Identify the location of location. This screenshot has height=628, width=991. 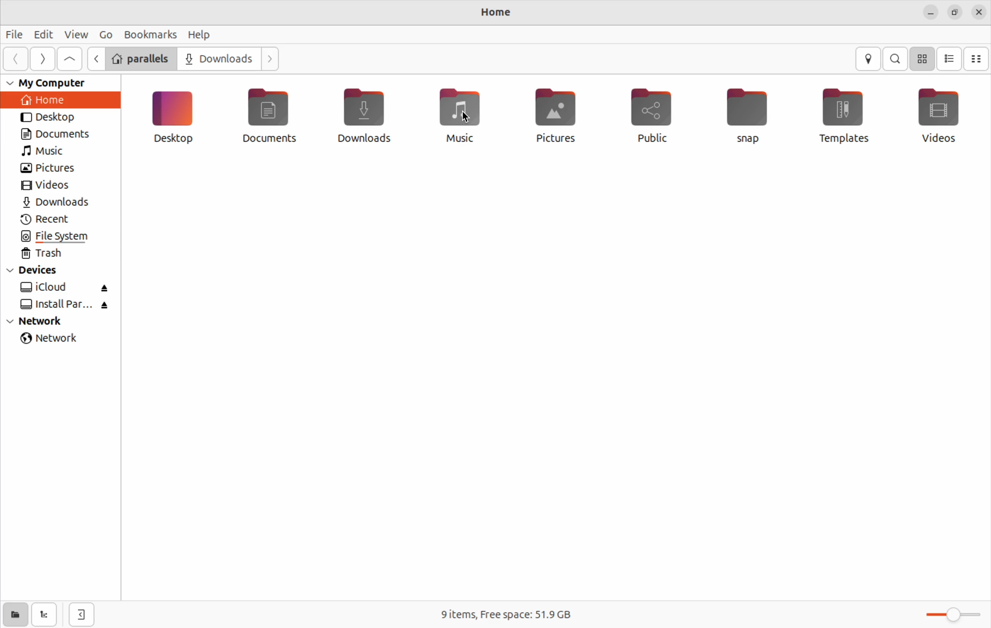
(866, 59).